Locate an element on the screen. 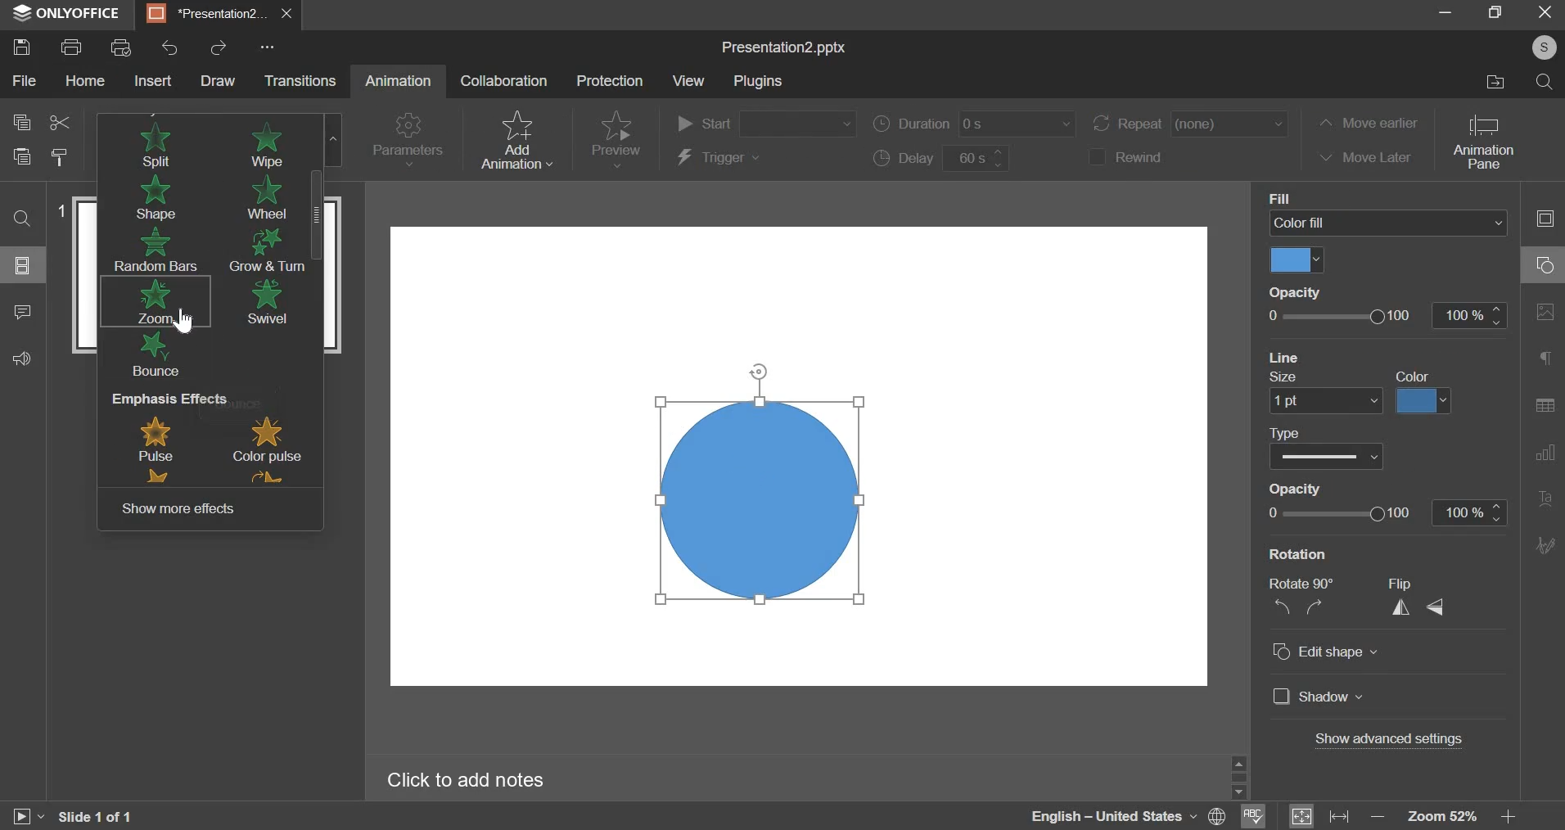  ONLYOFFICE is located at coordinates (70, 13).